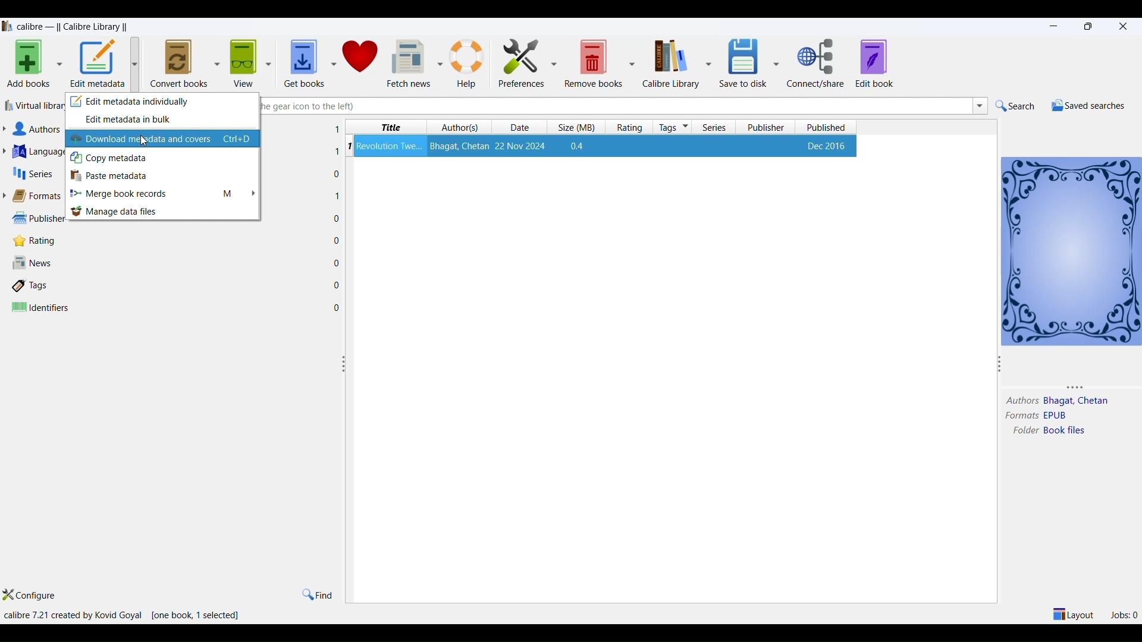  I want to click on calibre library, so click(670, 63).